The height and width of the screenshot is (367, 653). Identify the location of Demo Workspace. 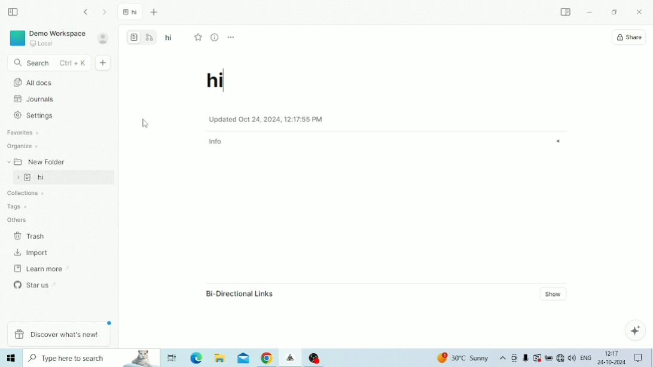
(47, 38).